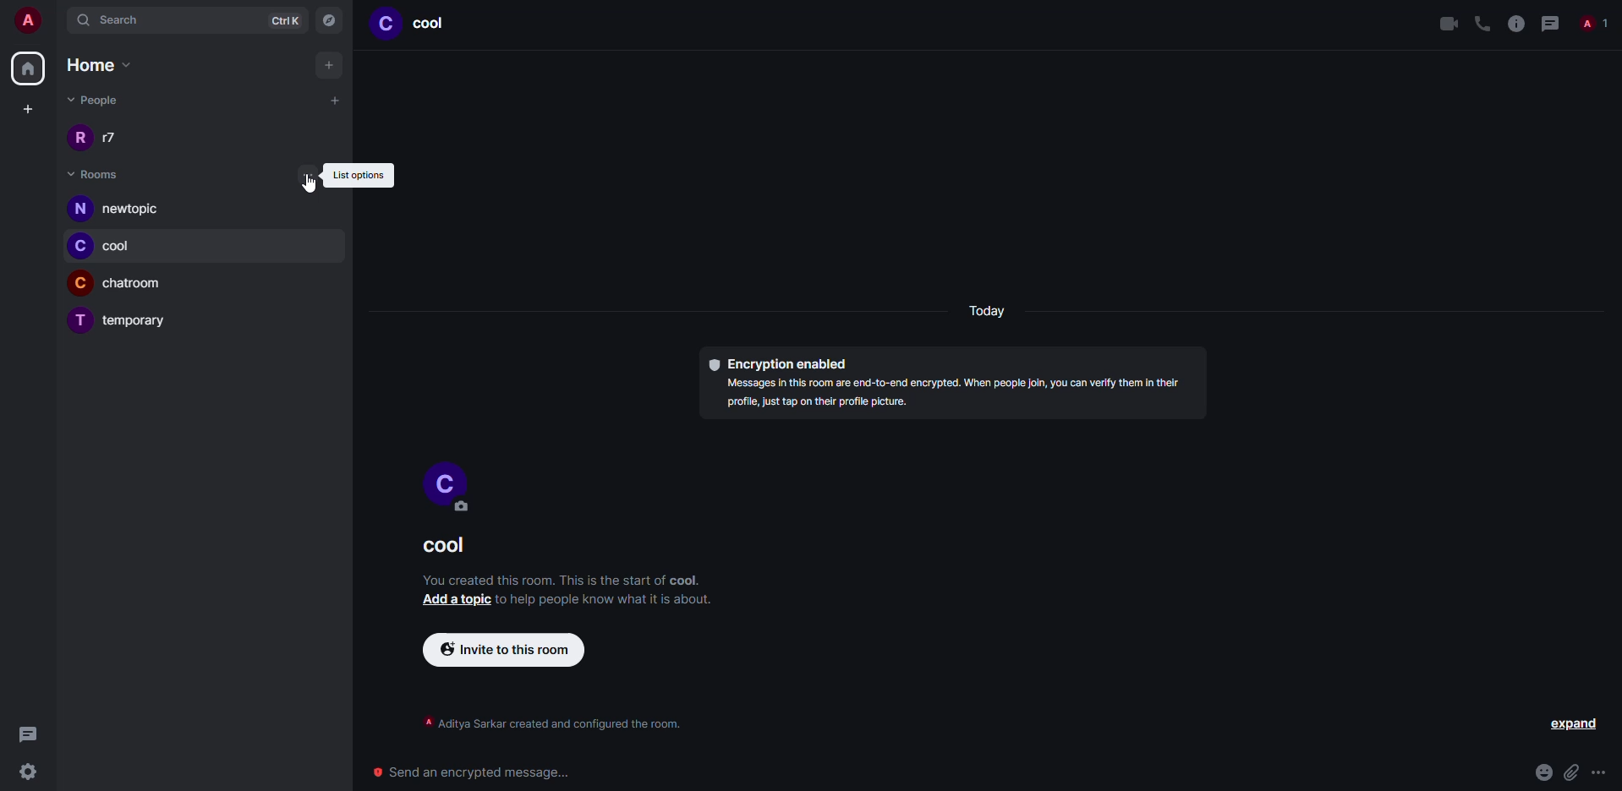  I want to click on room, so click(436, 548).